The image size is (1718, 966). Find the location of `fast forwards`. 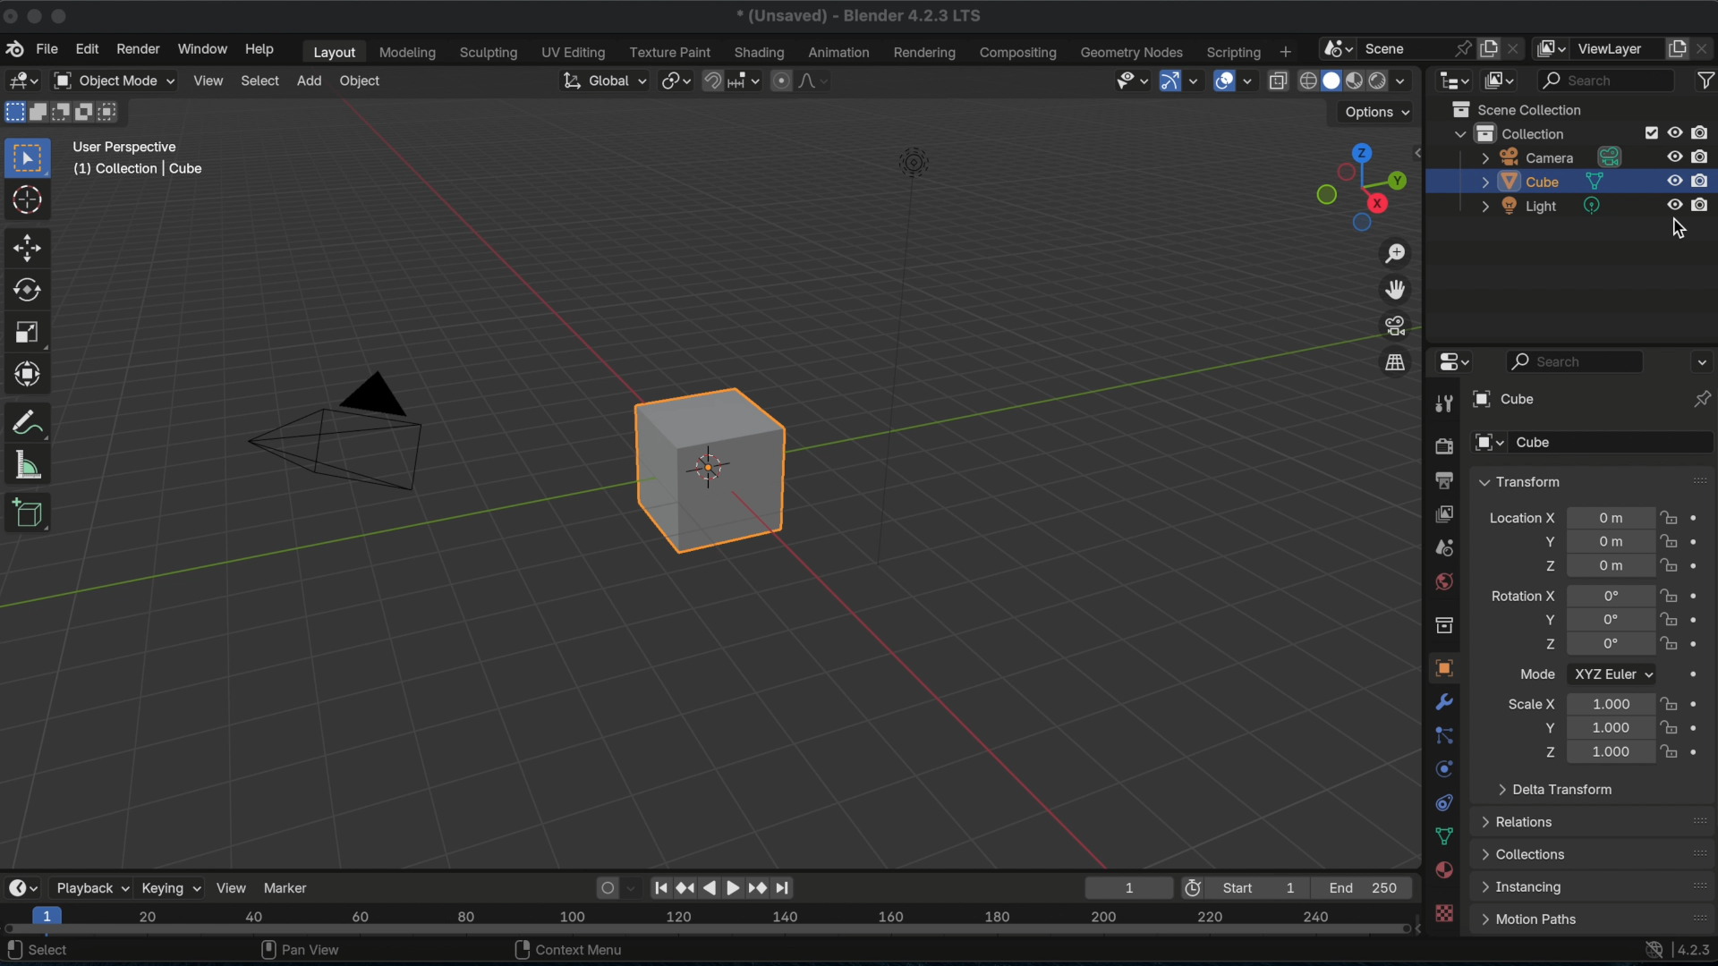

fast forwards is located at coordinates (754, 890).